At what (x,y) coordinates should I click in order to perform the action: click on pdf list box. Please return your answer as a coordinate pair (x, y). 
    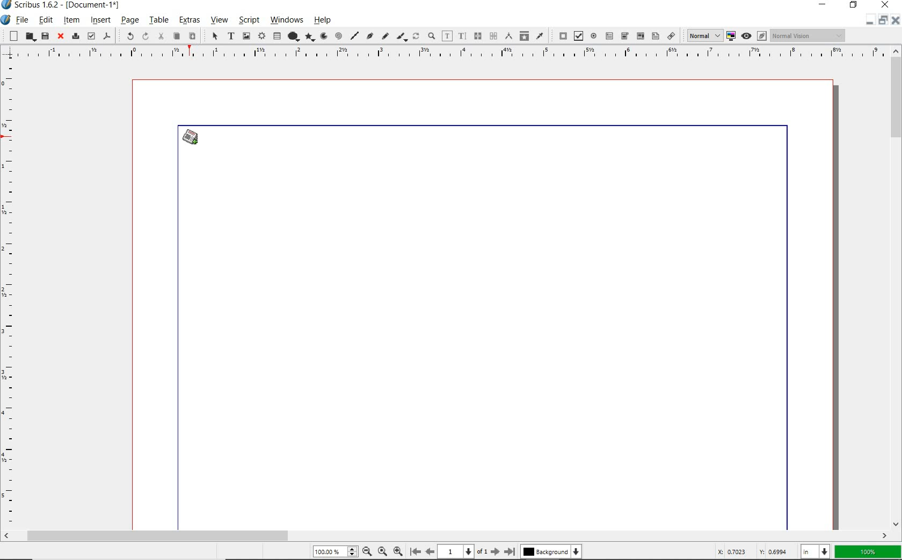
    Looking at the image, I should click on (654, 36).